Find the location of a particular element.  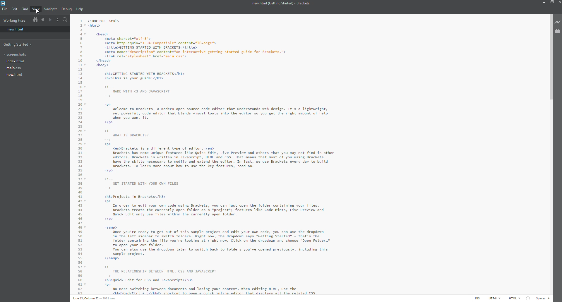

view is located at coordinates (36, 9).